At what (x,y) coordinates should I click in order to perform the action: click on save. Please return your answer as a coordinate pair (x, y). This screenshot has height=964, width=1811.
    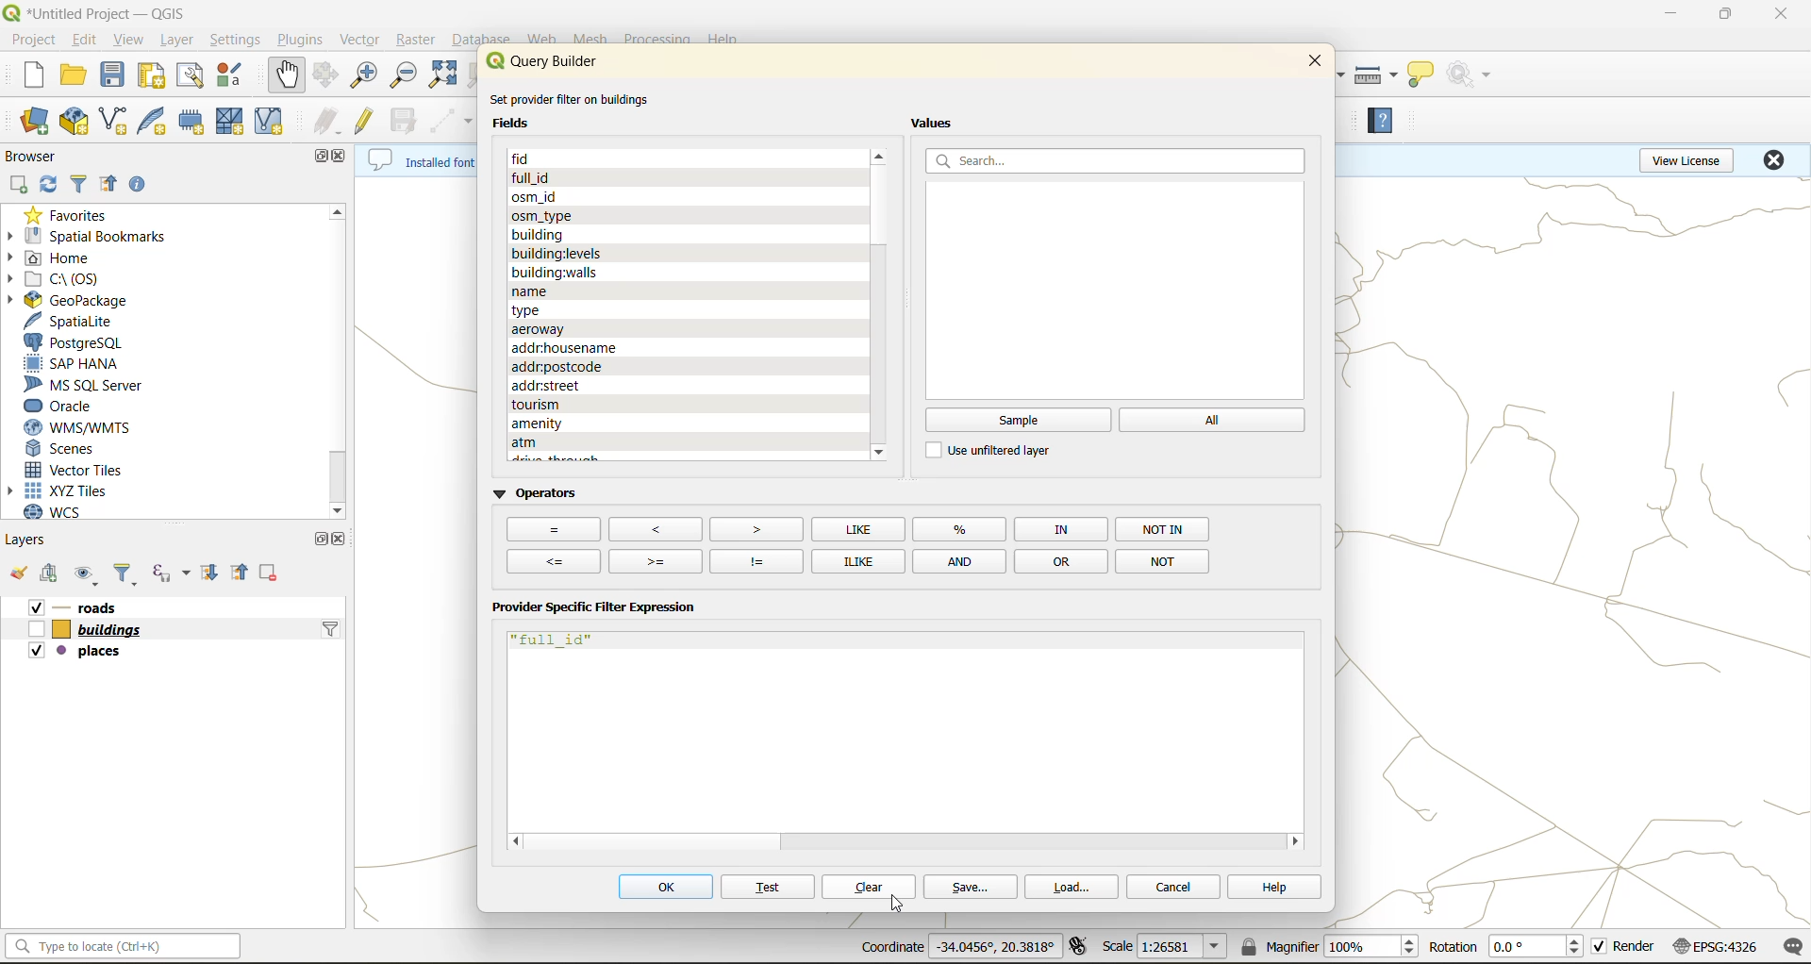
    Looking at the image, I should click on (117, 75).